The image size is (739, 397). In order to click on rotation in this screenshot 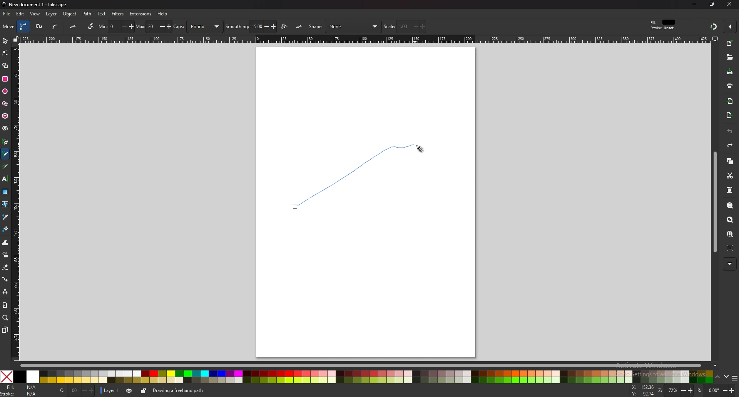, I will do `click(715, 389)`.